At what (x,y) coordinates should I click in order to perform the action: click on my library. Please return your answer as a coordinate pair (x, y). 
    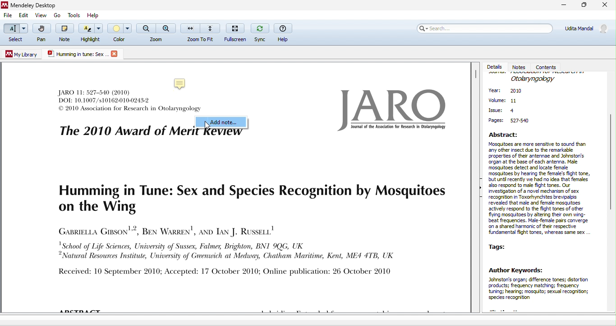
    Looking at the image, I should click on (22, 54).